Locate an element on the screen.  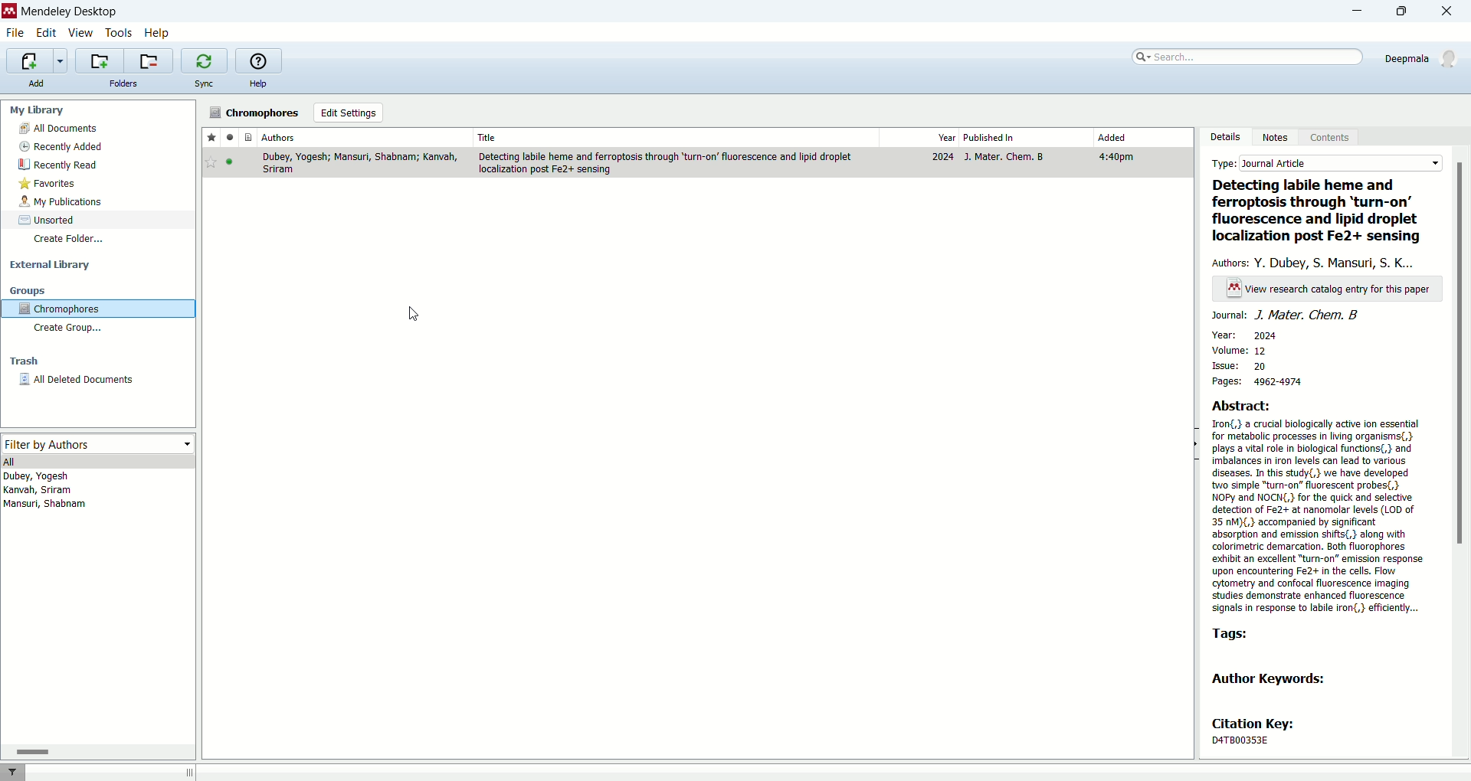
vertical scroll bar is located at coordinates (1462, 452).